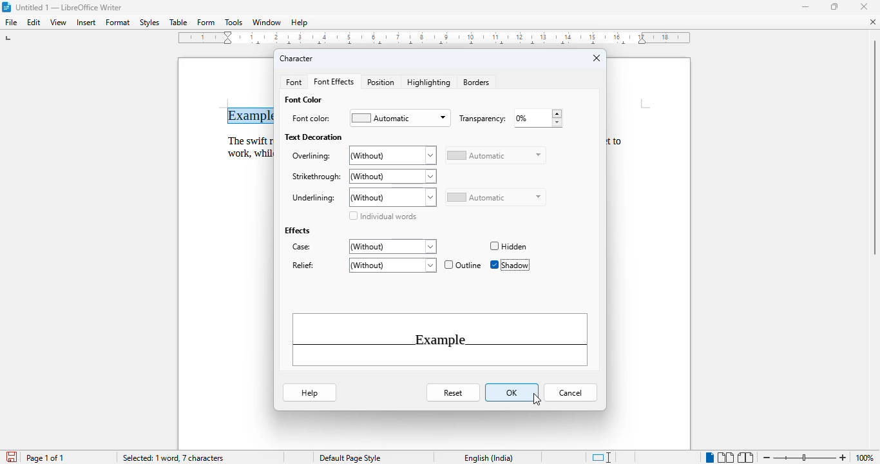 This screenshot has height=464, width=880. I want to click on view, so click(59, 23).